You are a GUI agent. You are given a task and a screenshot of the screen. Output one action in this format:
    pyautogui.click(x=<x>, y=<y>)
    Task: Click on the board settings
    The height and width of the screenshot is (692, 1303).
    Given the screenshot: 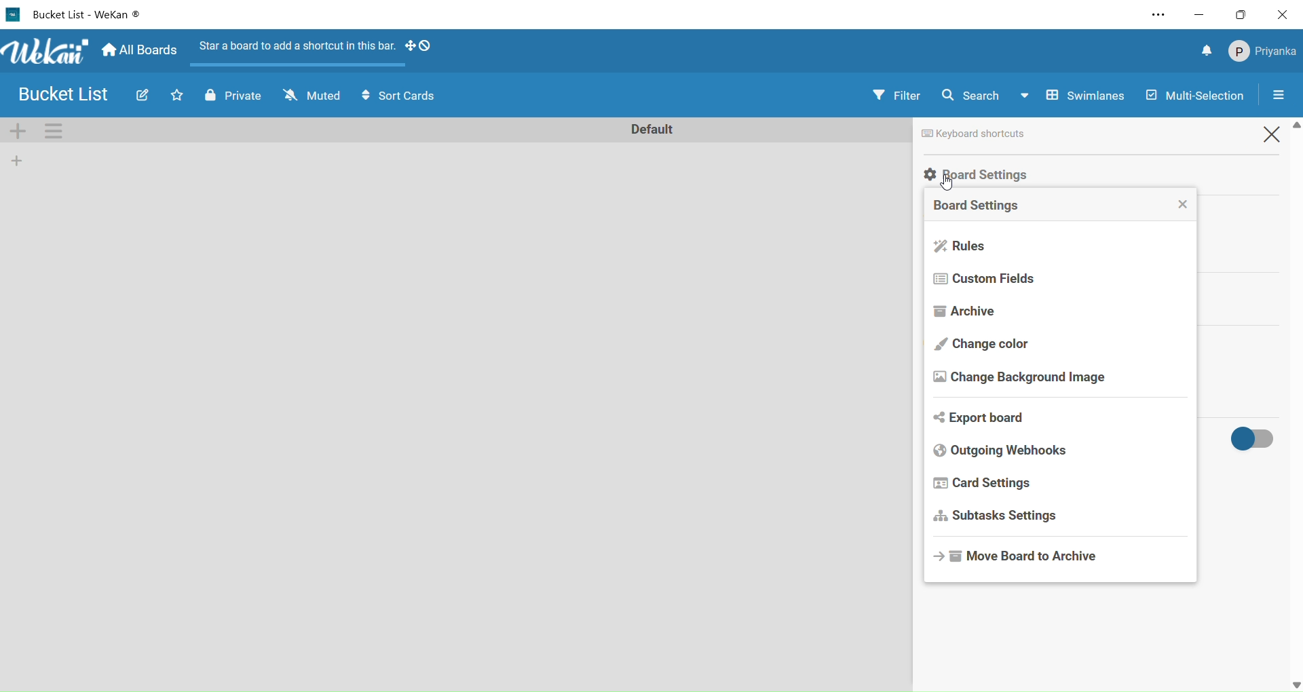 What is the action you would take?
    pyautogui.click(x=1061, y=204)
    